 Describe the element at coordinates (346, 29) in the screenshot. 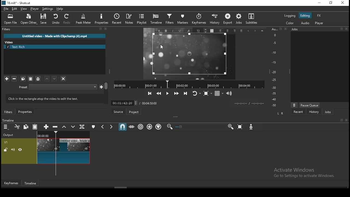

I see `Close` at that location.